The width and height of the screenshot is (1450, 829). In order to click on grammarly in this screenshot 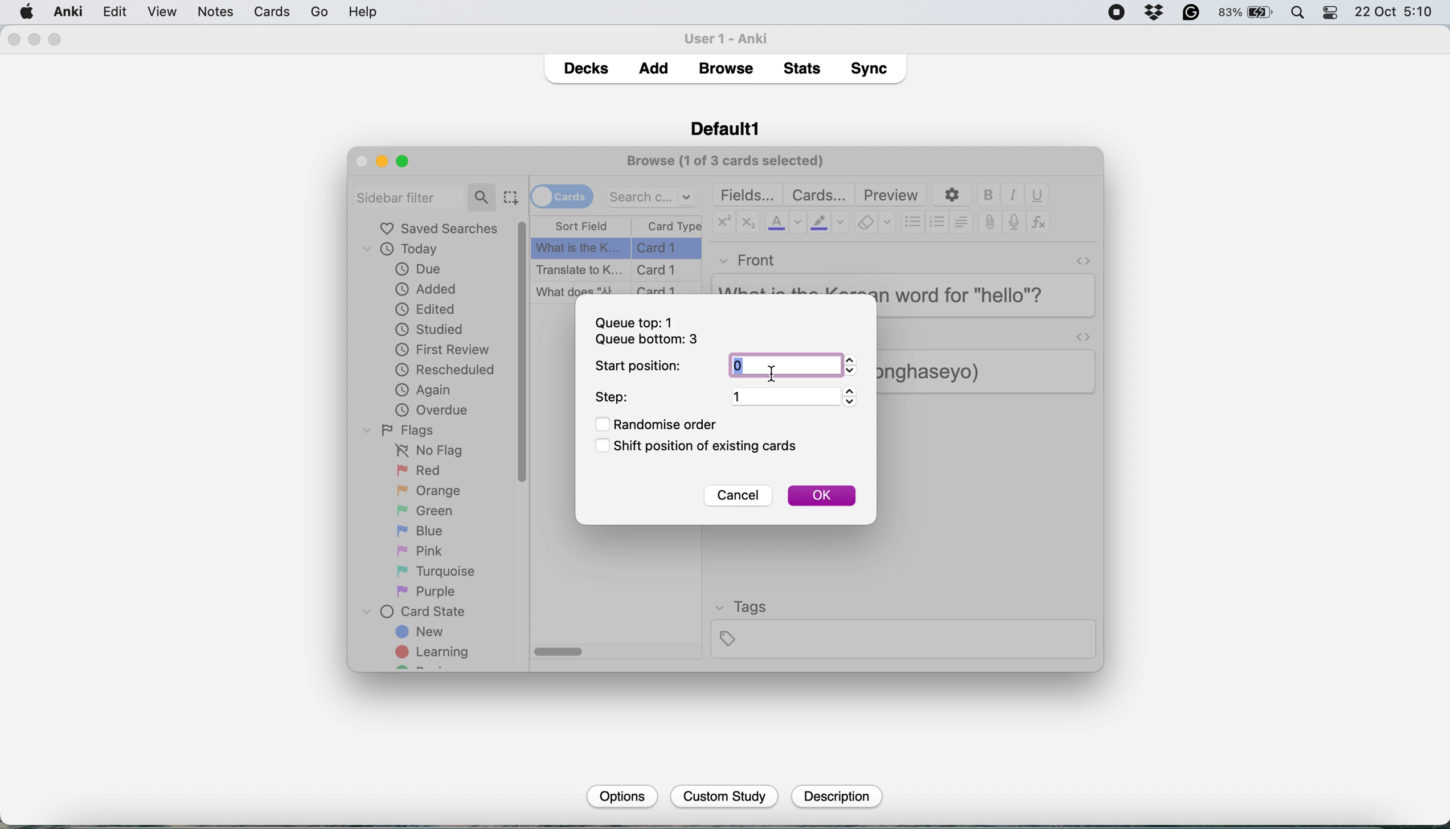, I will do `click(1192, 13)`.